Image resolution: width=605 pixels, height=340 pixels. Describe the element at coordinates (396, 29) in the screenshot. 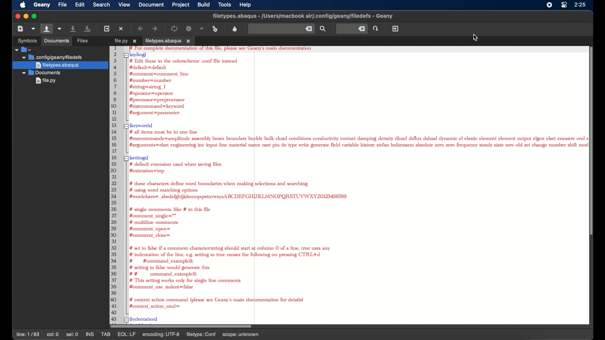

I see `quit geany` at that location.